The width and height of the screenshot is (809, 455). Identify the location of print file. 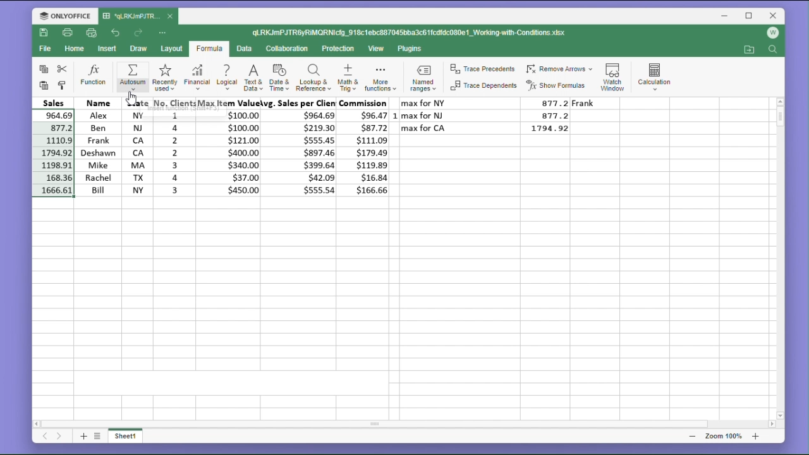
(68, 33).